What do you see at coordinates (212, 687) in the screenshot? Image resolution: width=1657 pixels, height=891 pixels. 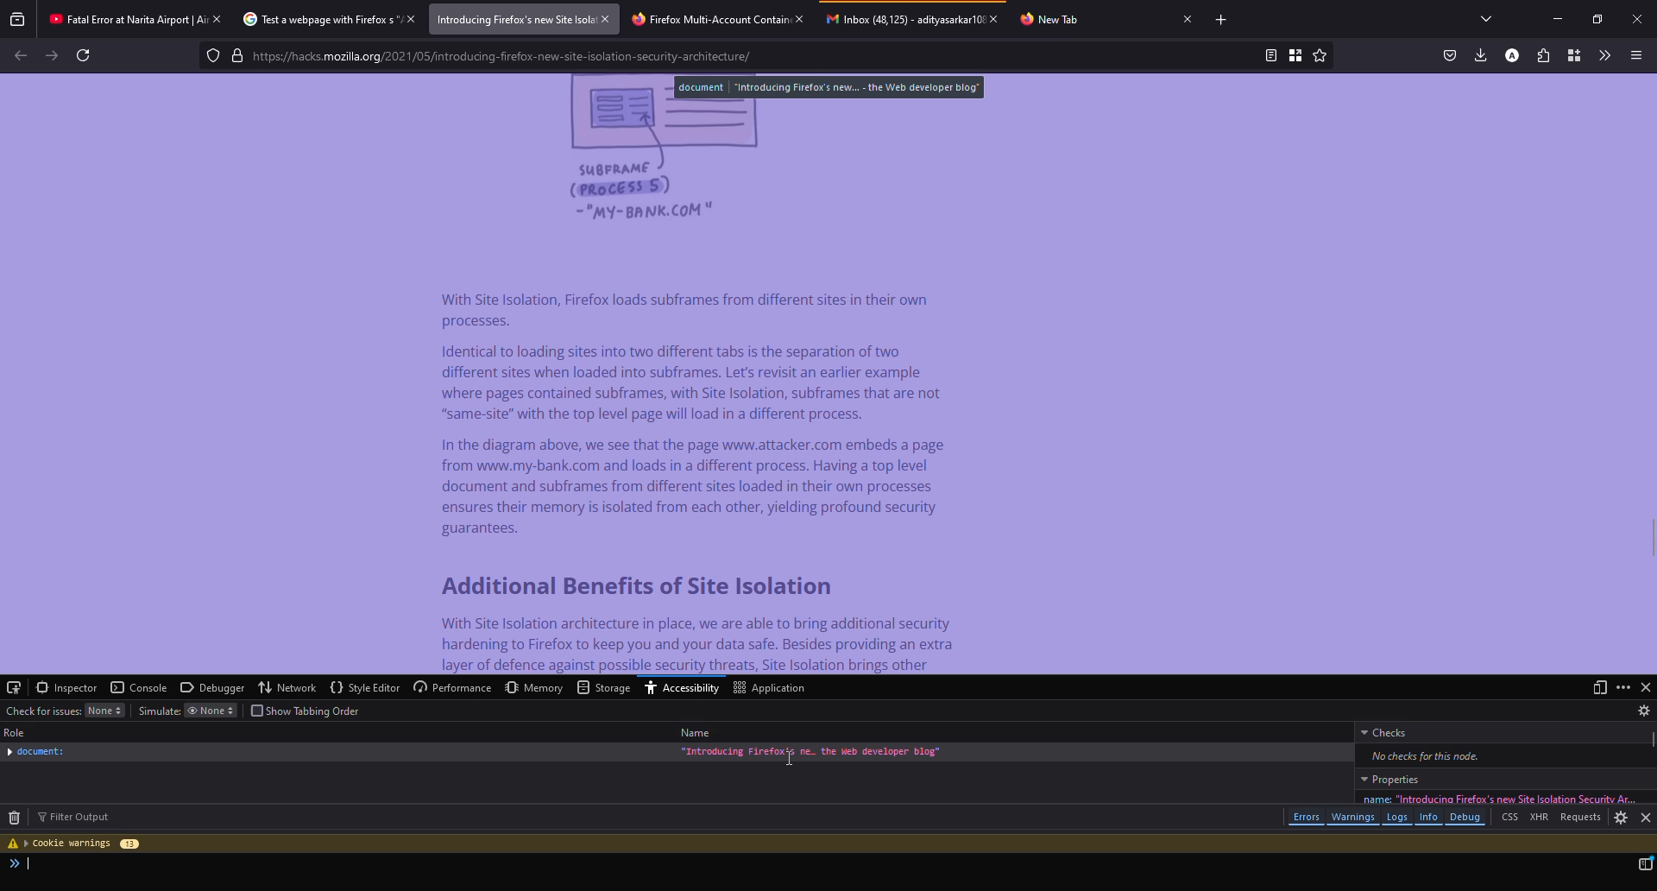 I see `debugger` at bounding box center [212, 687].